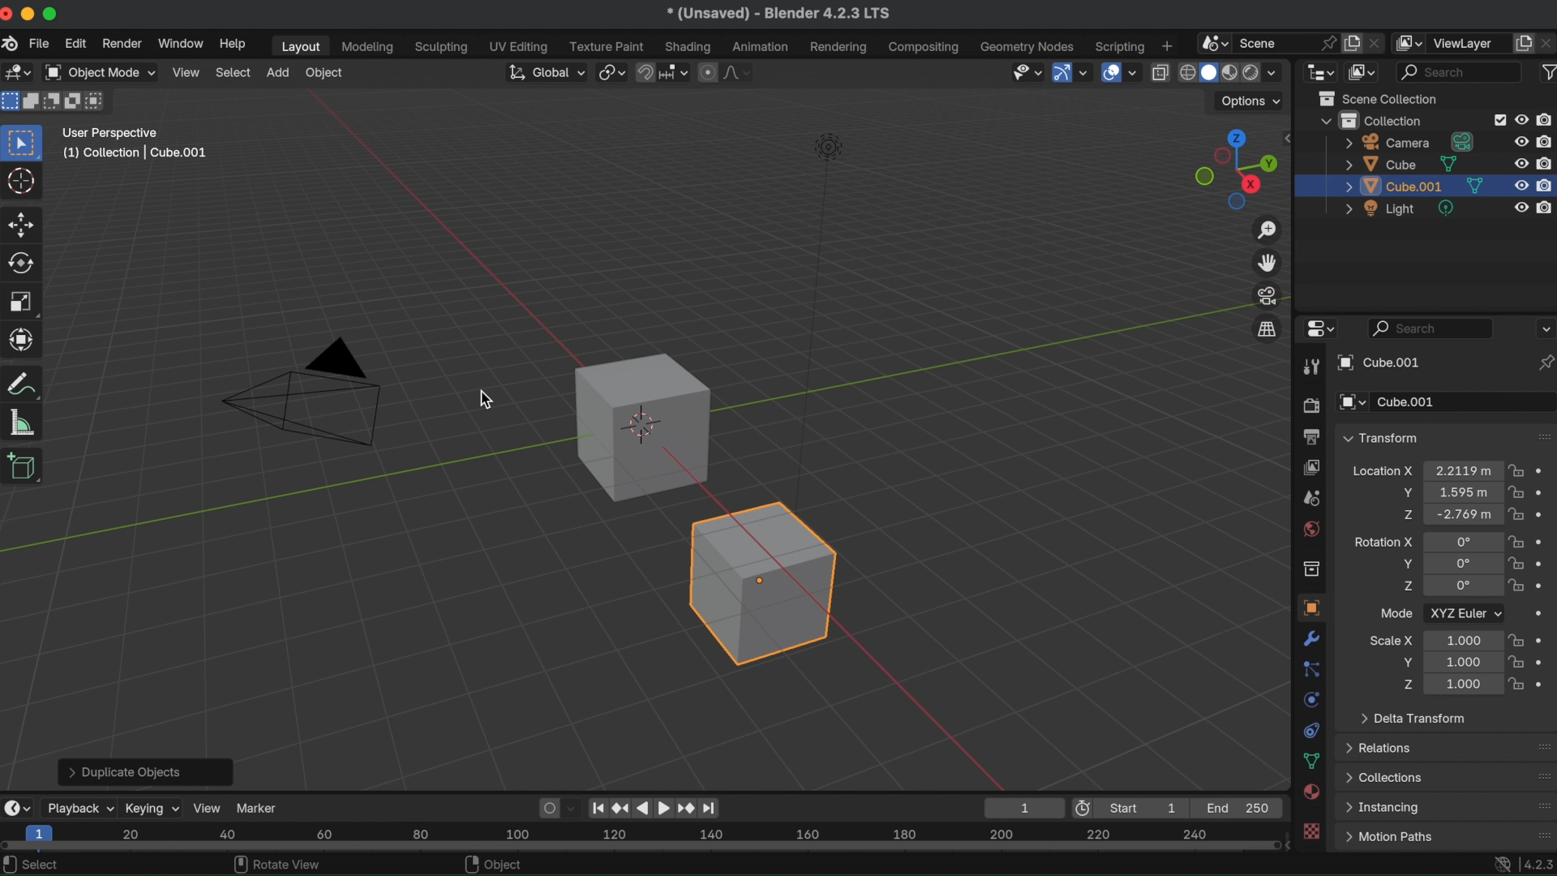 The height and width of the screenshot is (876, 1557). Describe the element at coordinates (1310, 569) in the screenshot. I see `collection` at that location.